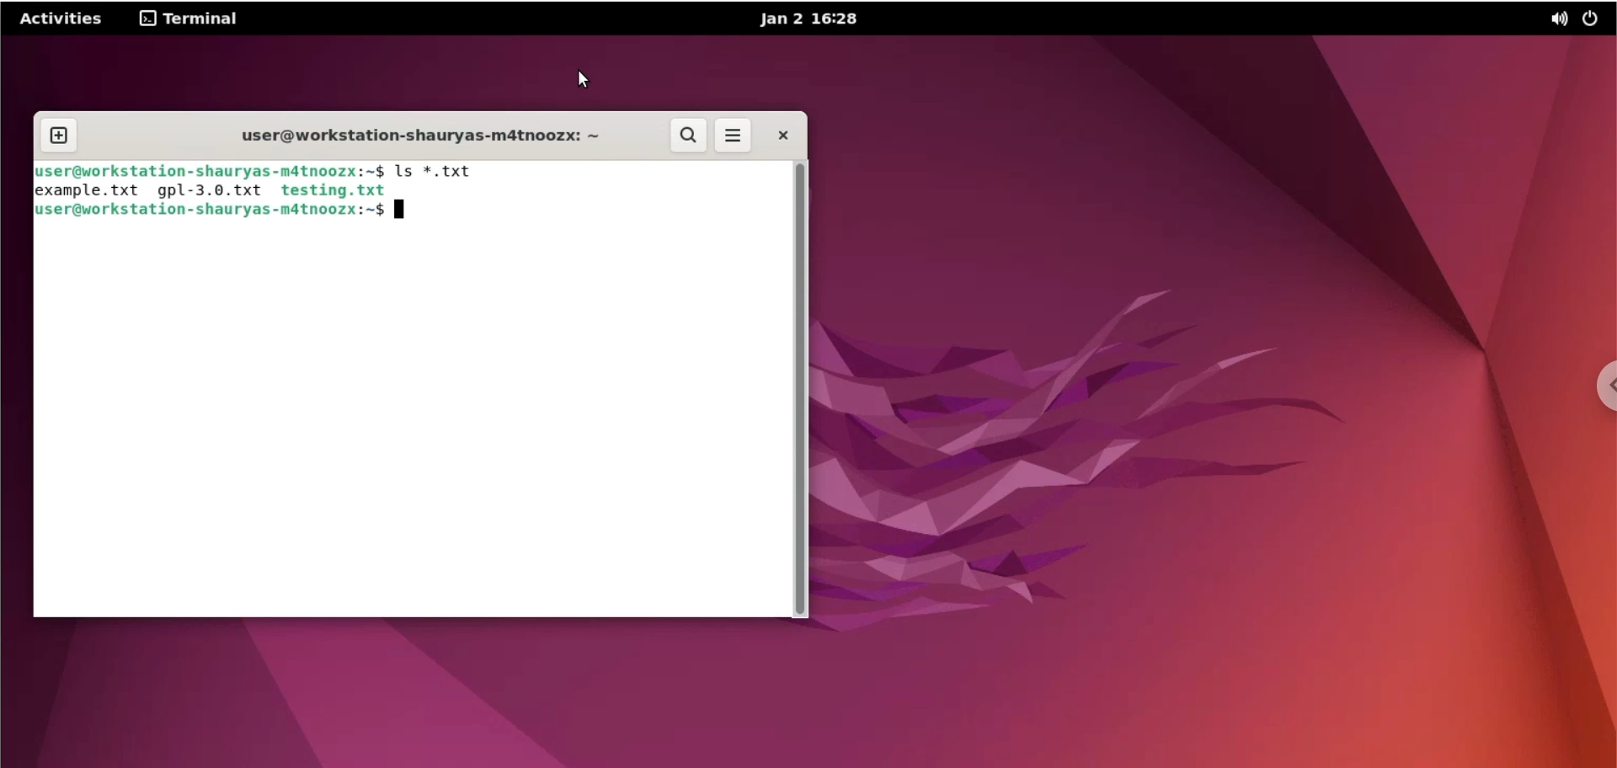 This screenshot has height=768, width=1617. What do you see at coordinates (688, 136) in the screenshot?
I see `search` at bounding box center [688, 136].